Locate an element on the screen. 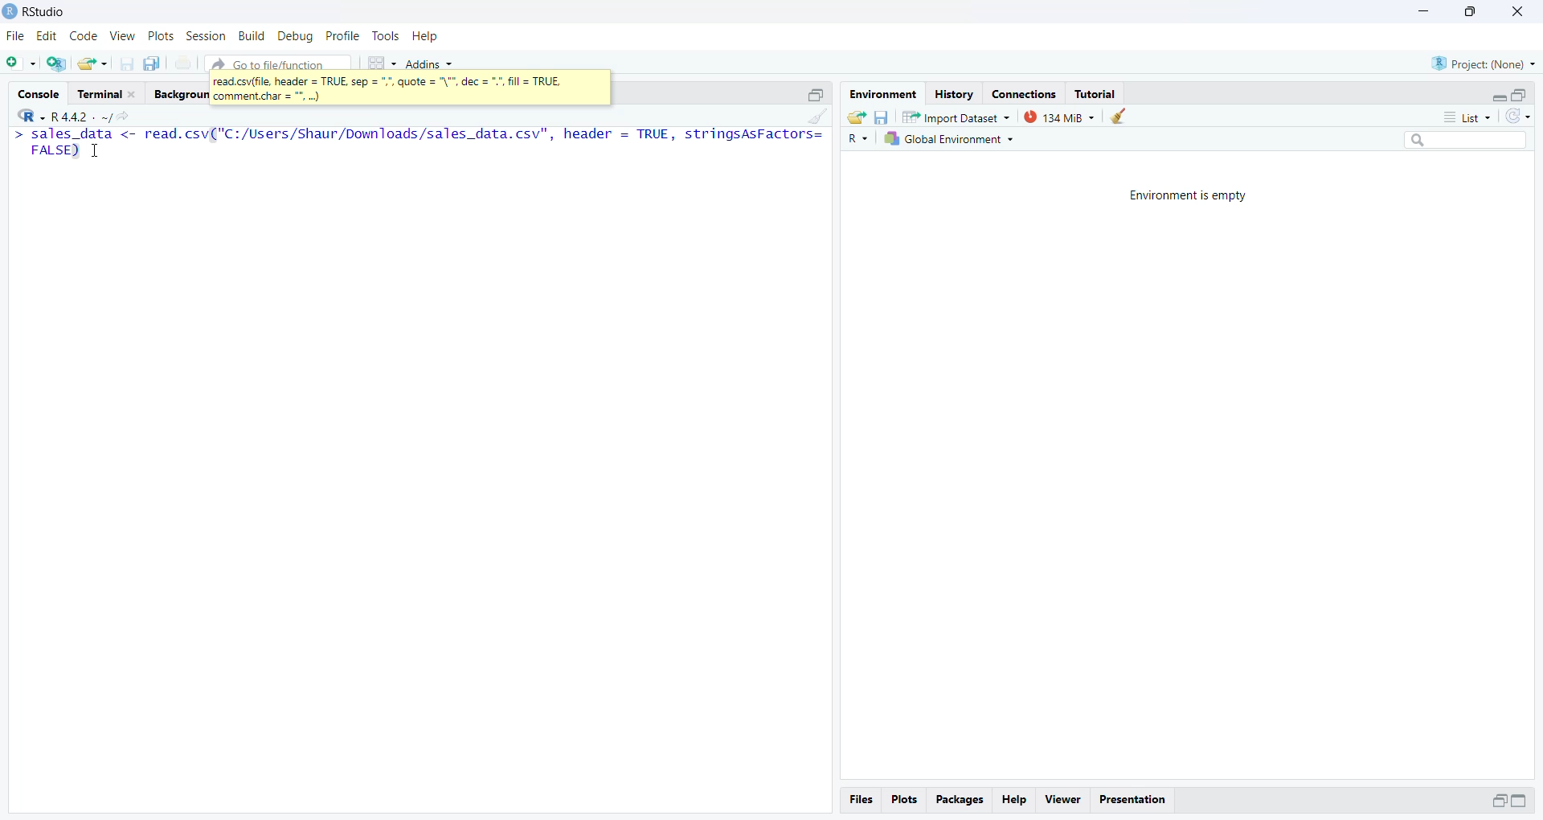  Search is located at coordinates (1464, 141).